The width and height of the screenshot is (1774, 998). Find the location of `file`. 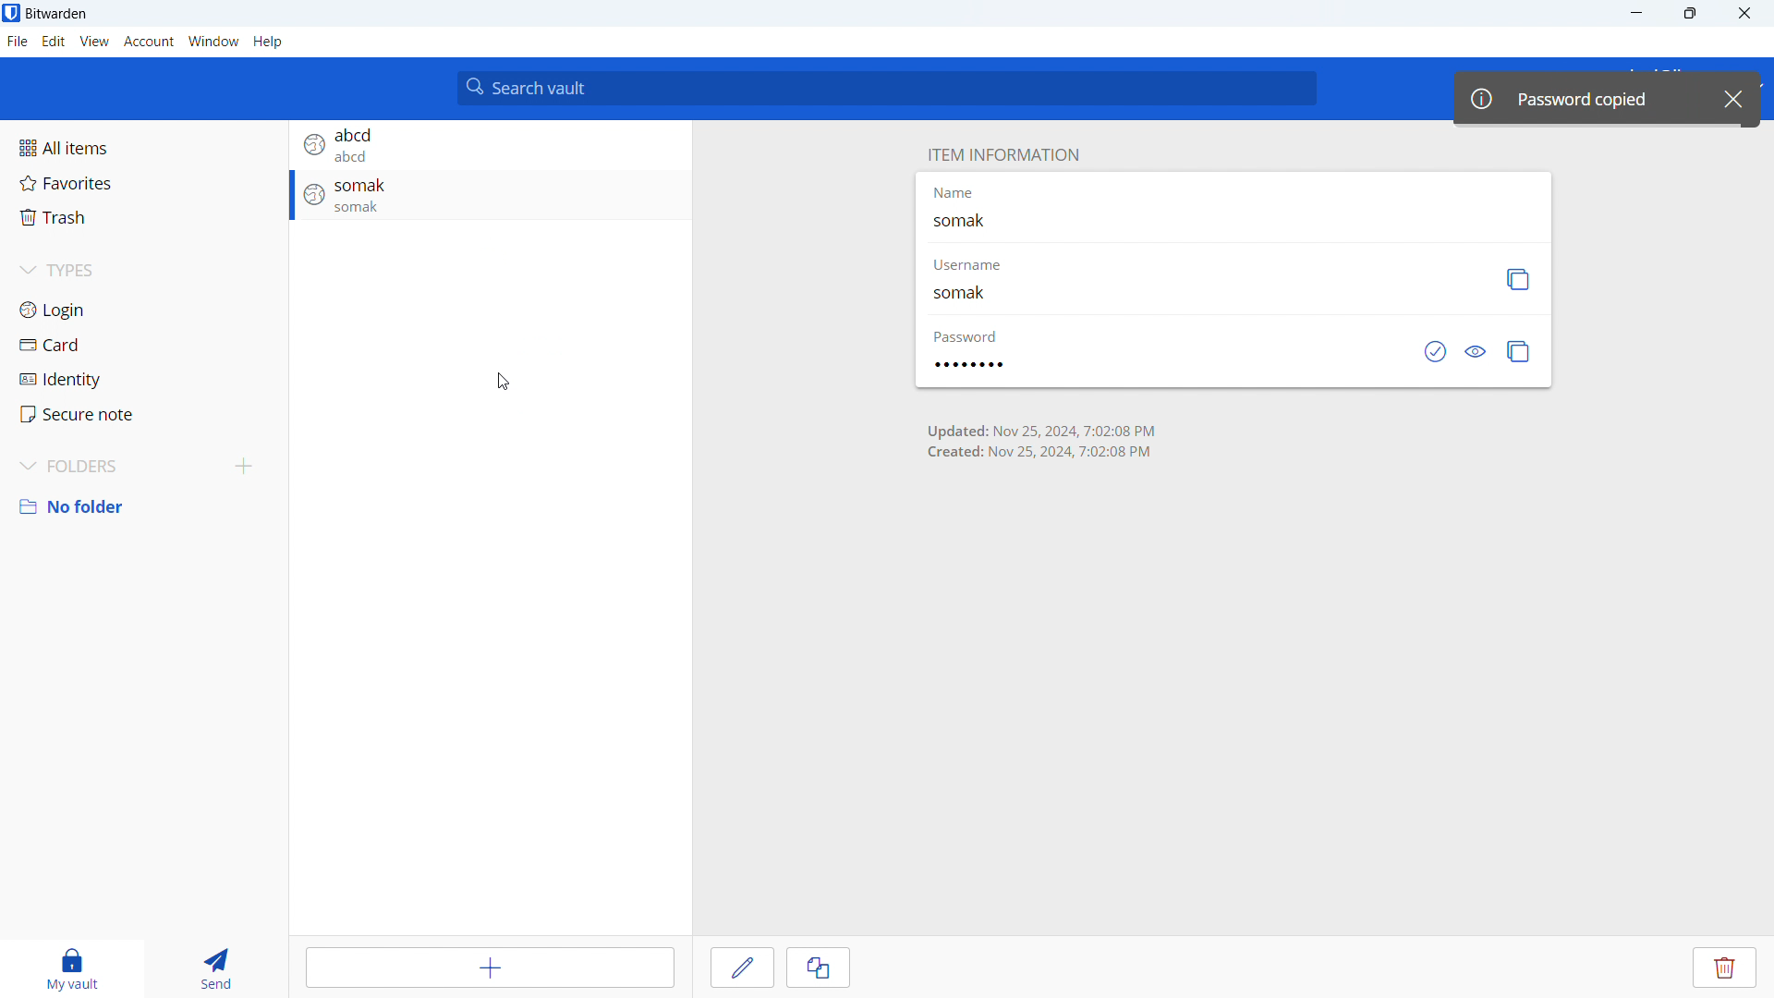

file is located at coordinates (18, 42).